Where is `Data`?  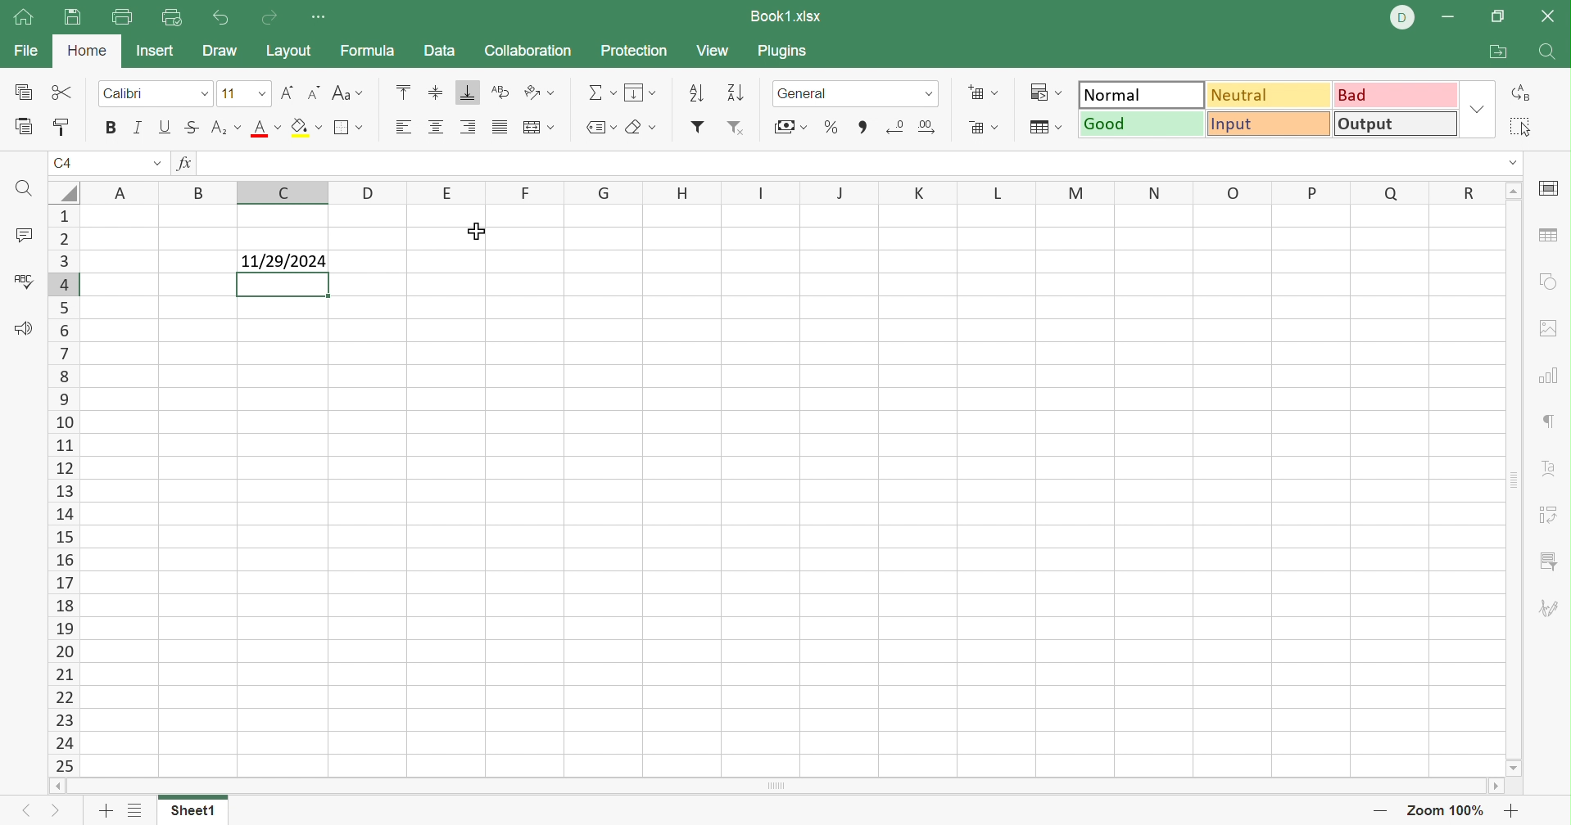
Data is located at coordinates (441, 50).